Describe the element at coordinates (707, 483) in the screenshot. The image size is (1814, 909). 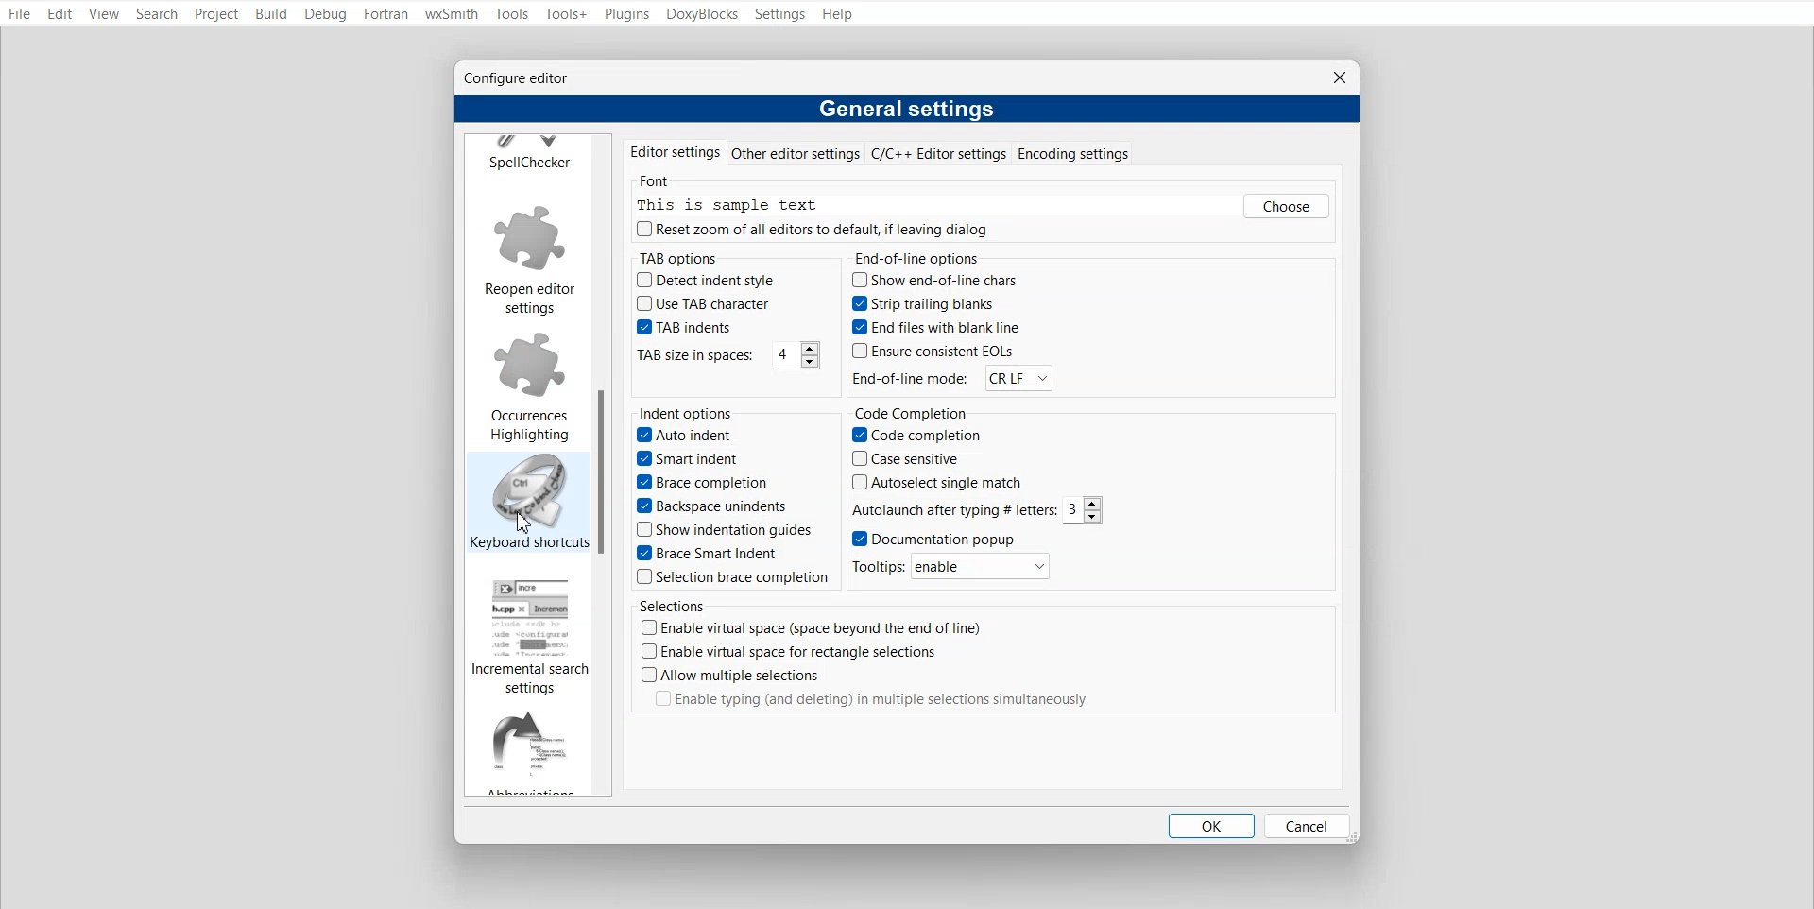
I see `Brace completion` at that location.